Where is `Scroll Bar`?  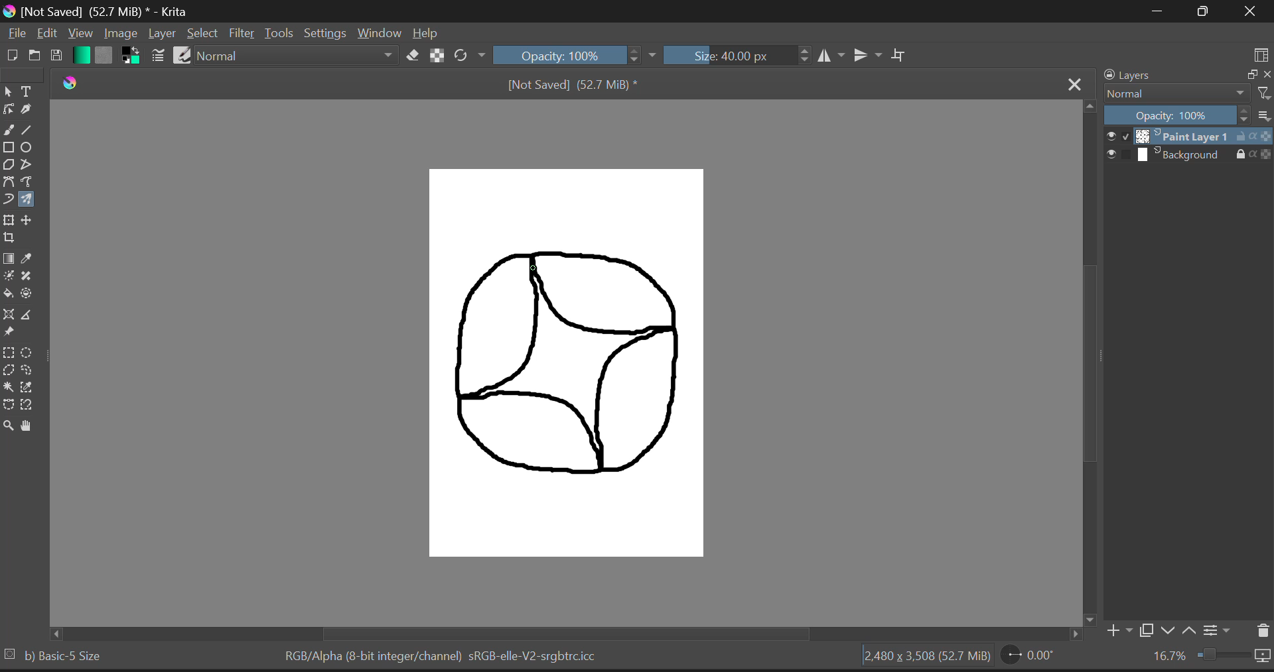
Scroll Bar is located at coordinates (1090, 355).